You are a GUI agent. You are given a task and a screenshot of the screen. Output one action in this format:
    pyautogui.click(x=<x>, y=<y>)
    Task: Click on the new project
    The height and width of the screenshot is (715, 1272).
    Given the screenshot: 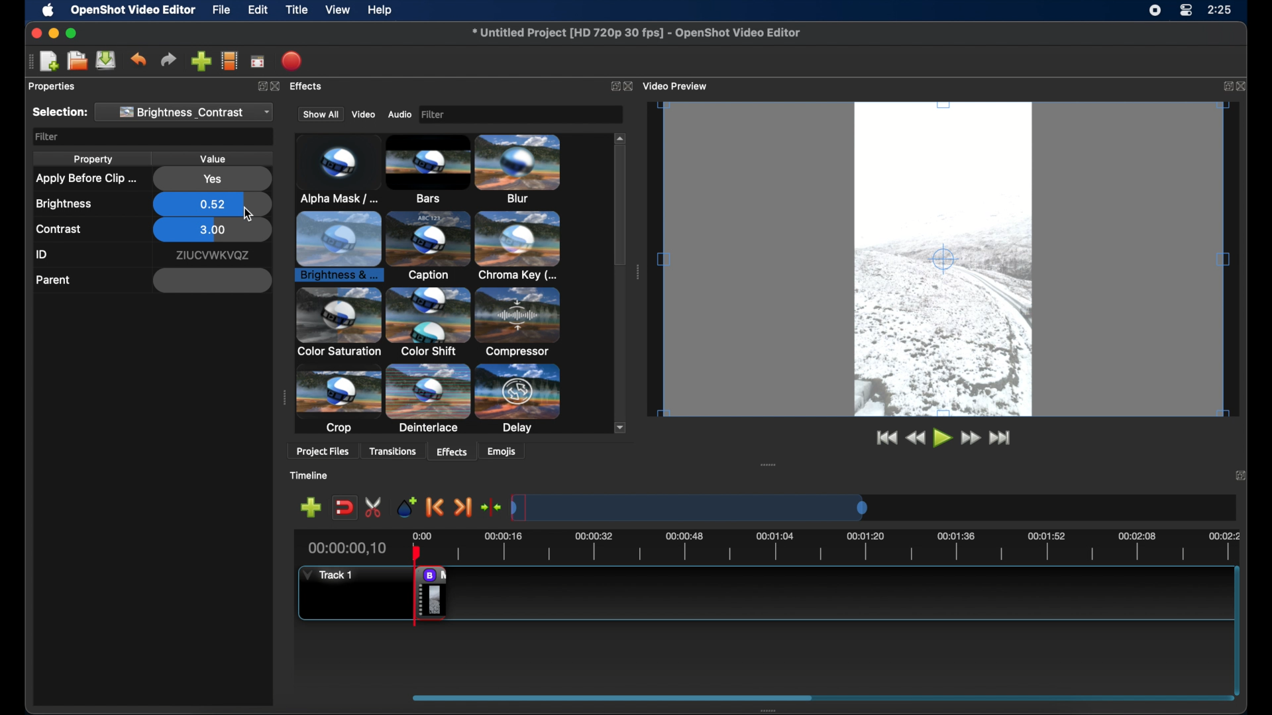 What is the action you would take?
    pyautogui.click(x=49, y=60)
    